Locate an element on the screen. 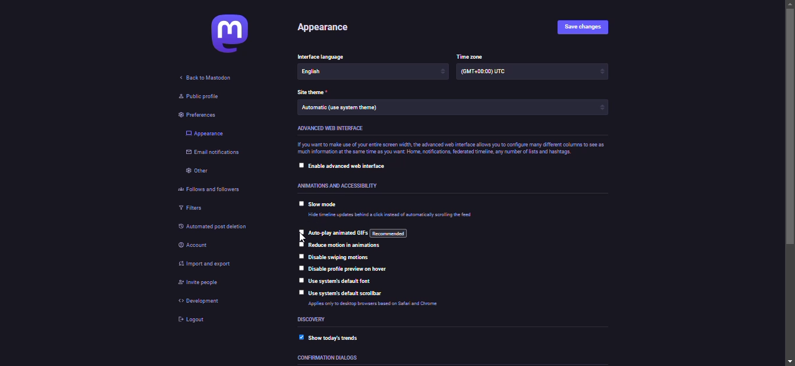 Image resolution: width=795 pixels, height=366 pixels. save changes is located at coordinates (588, 27).